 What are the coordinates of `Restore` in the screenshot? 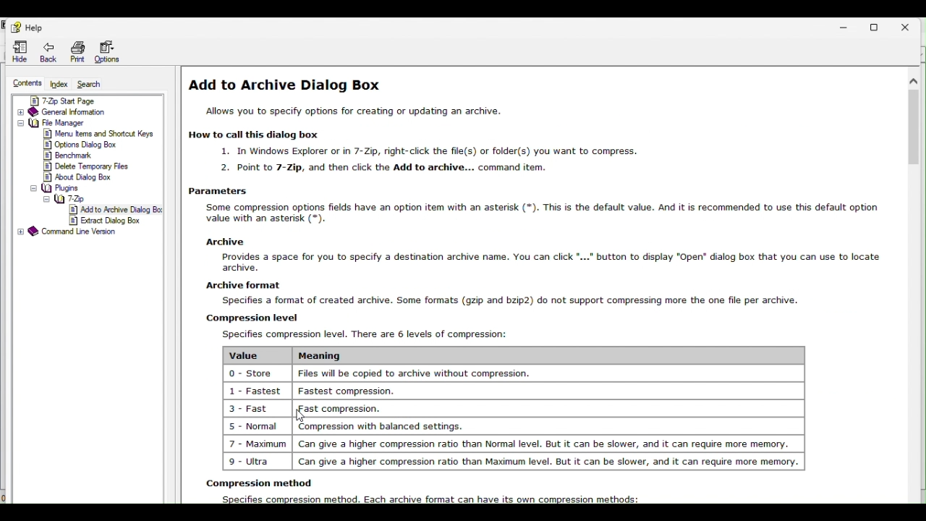 It's located at (879, 24).